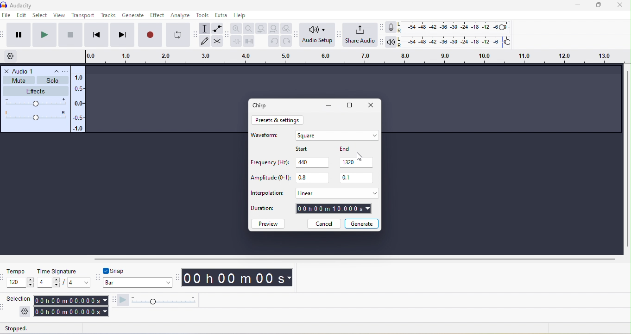 Image resolution: width=631 pixels, height=334 pixels. Describe the element at coordinates (310, 148) in the screenshot. I see `start` at that location.